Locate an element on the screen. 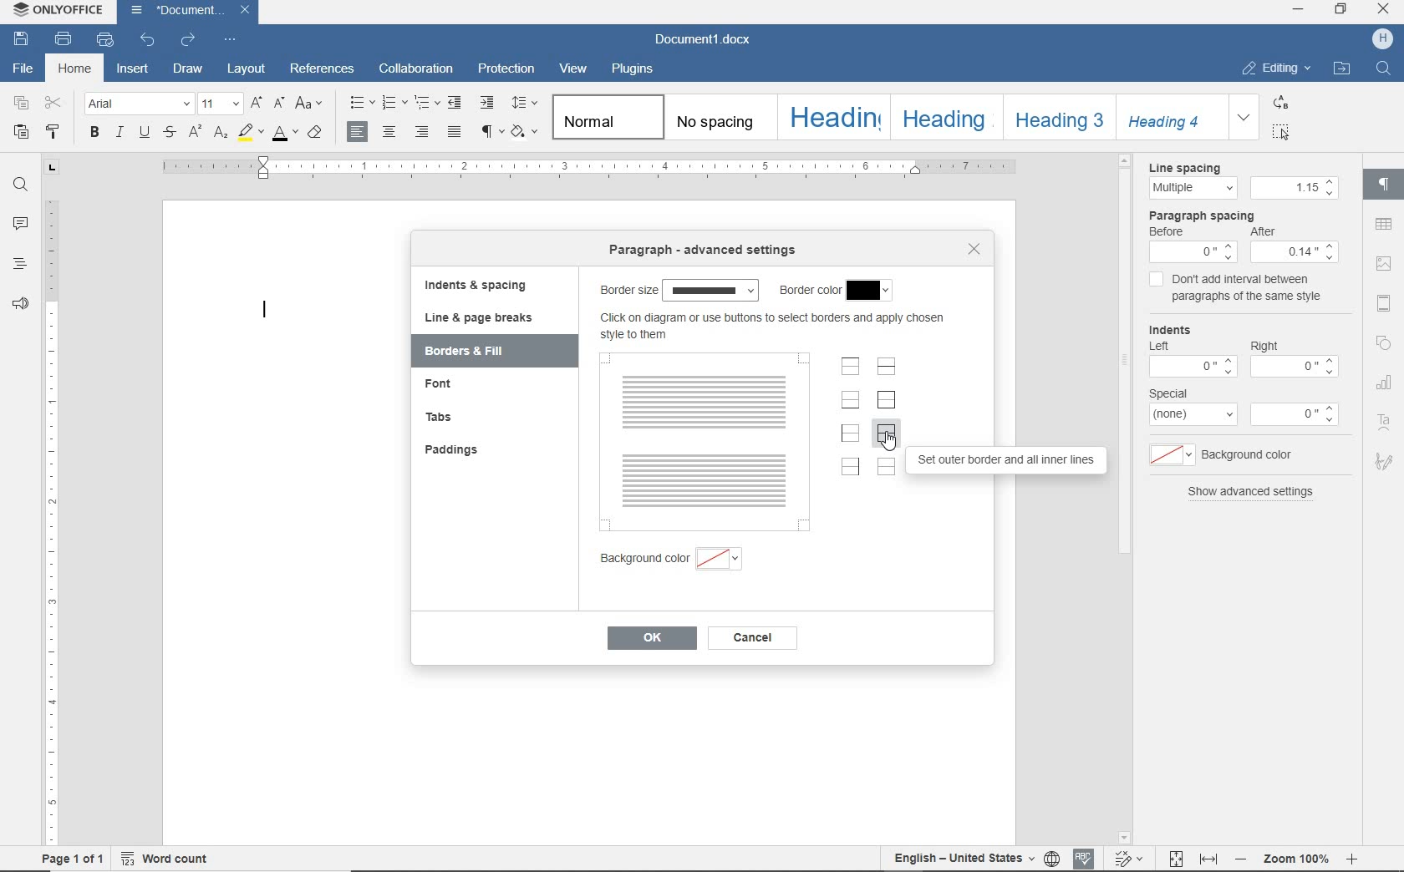 This screenshot has height=872, width=1404. indents & spacing is located at coordinates (476, 287).